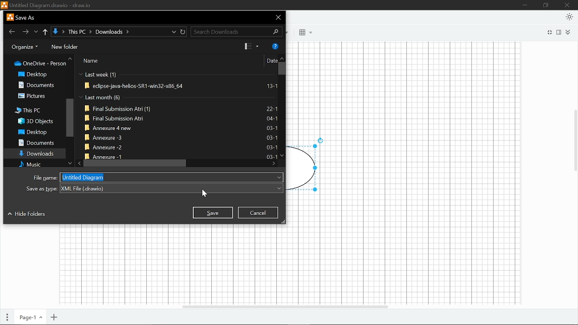 The height and width of the screenshot is (325, 578). What do you see at coordinates (281, 155) in the screenshot?
I see `Move down in files in "Downloads"` at bounding box center [281, 155].